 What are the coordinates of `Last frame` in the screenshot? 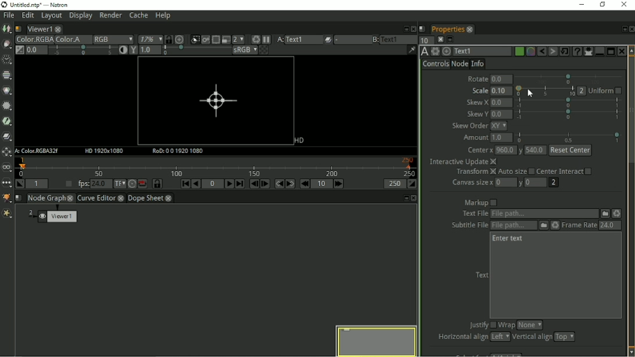 It's located at (240, 184).